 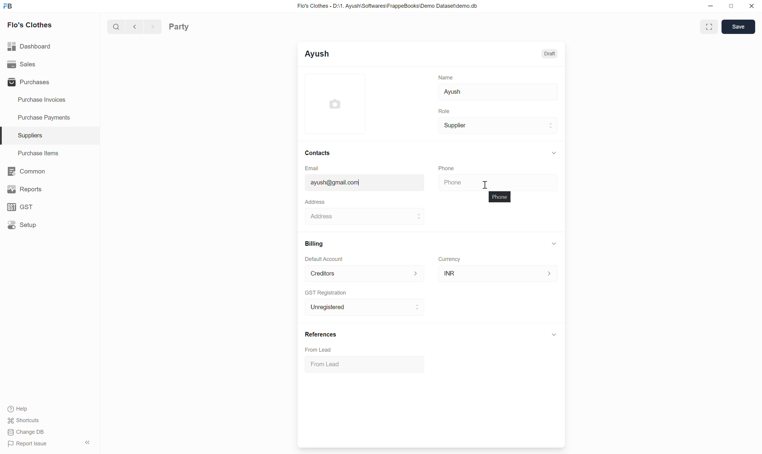 What do you see at coordinates (315, 202) in the screenshot?
I see `Address` at bounding box center [315, 202].